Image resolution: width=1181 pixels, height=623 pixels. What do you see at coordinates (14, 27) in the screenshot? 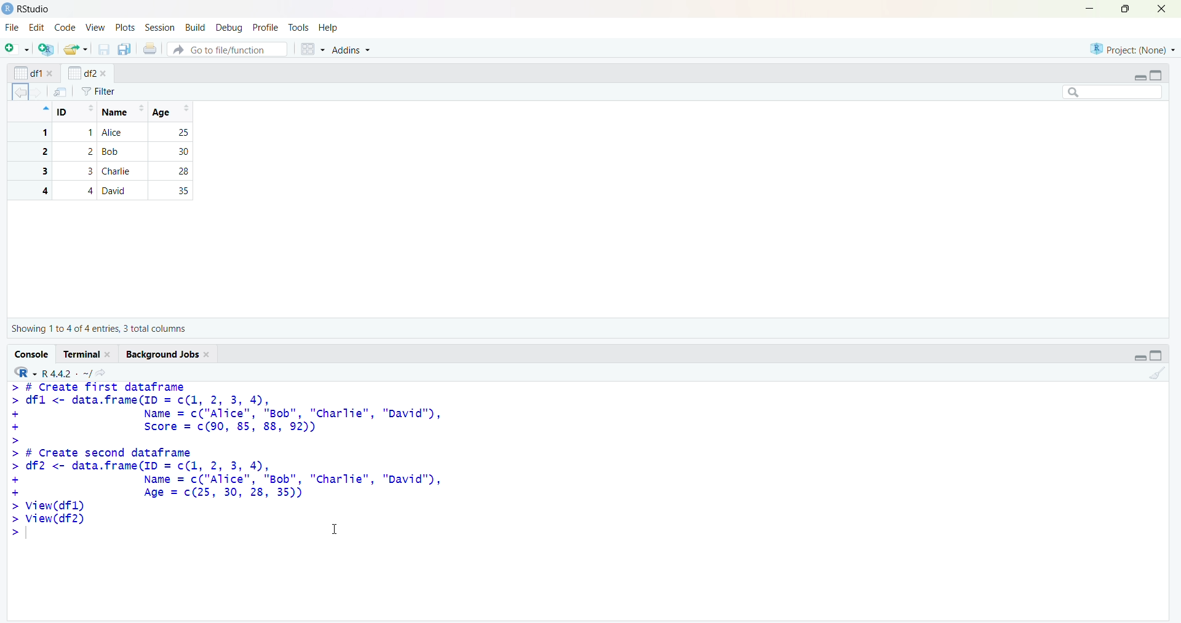
I see `file` at bounding box center [14, 27].